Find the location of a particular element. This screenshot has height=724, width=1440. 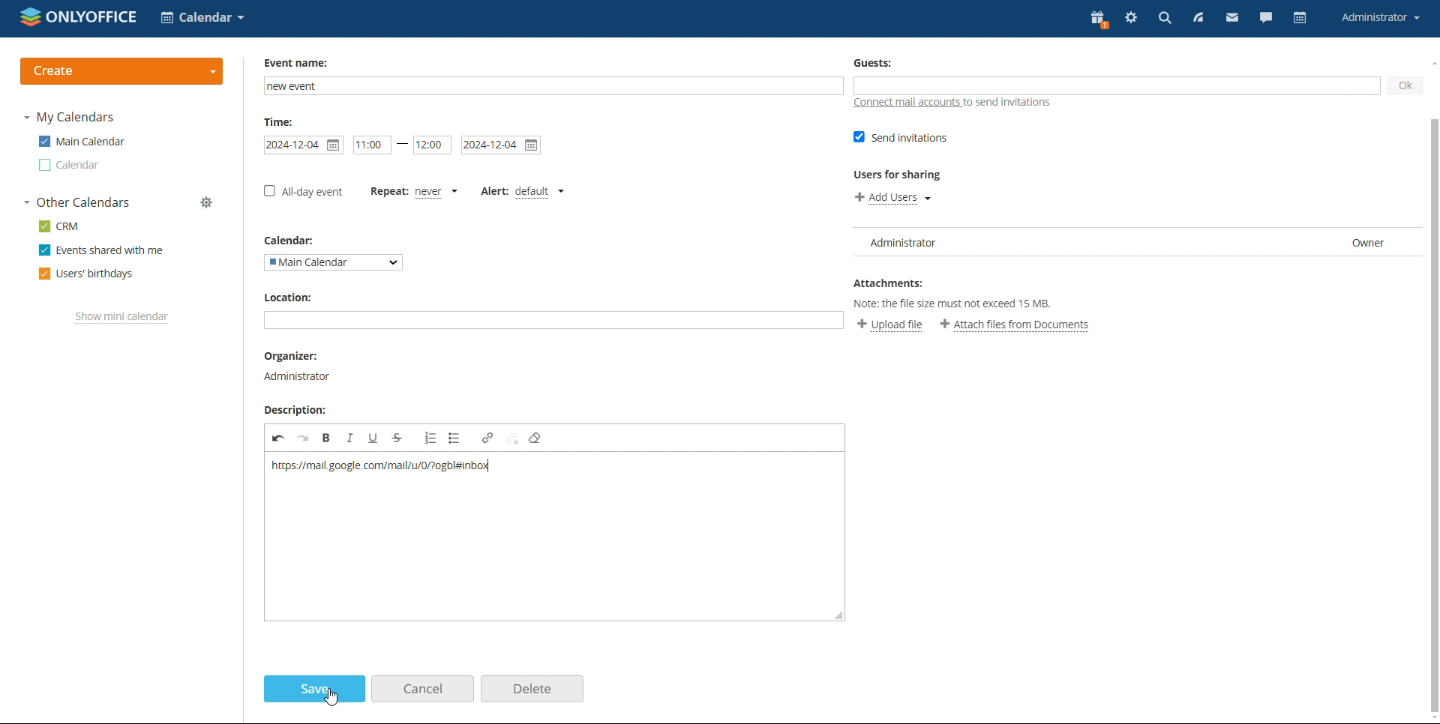

link is located at coordinates (488, 438).